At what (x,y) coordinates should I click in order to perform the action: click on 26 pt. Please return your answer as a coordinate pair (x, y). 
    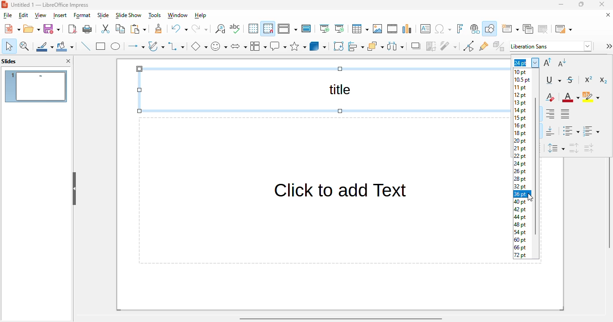
    Looking at the image, I should click on (521, 171).